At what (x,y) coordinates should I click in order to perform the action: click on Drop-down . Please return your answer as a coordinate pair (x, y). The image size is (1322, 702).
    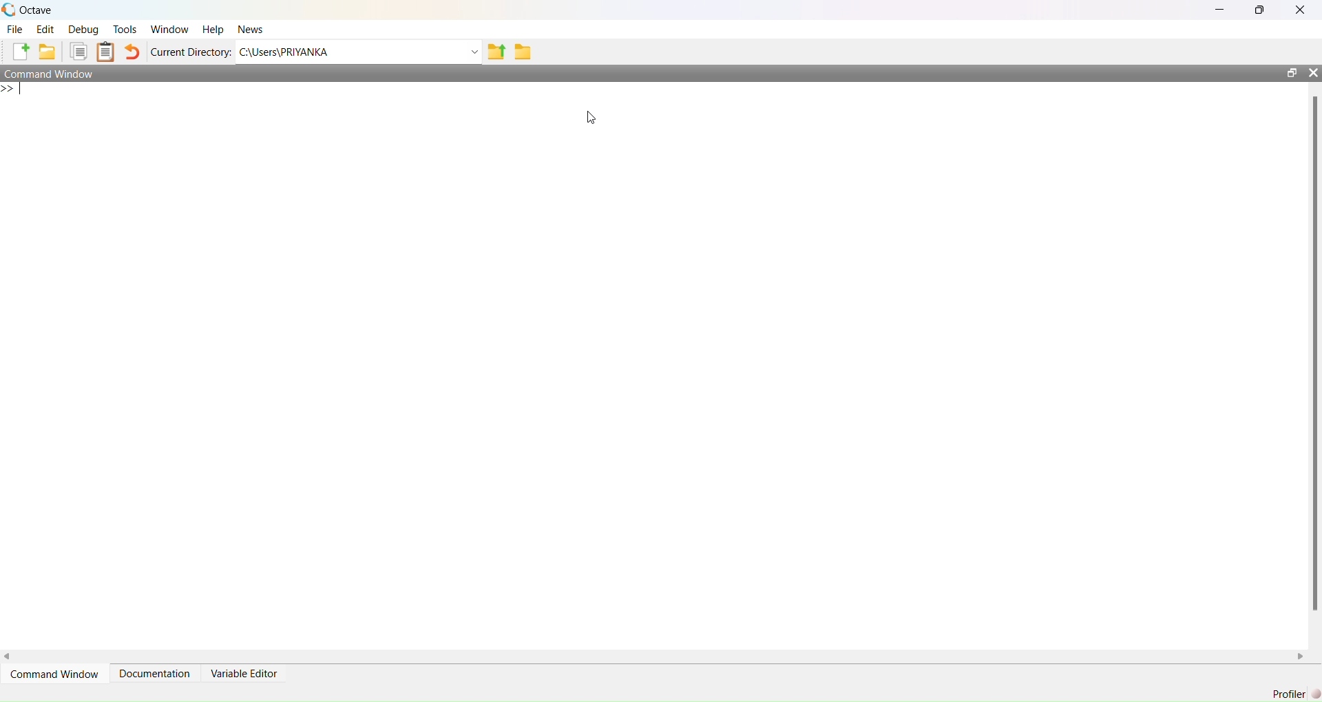
    Looking at the image, I should click on (474, 52).